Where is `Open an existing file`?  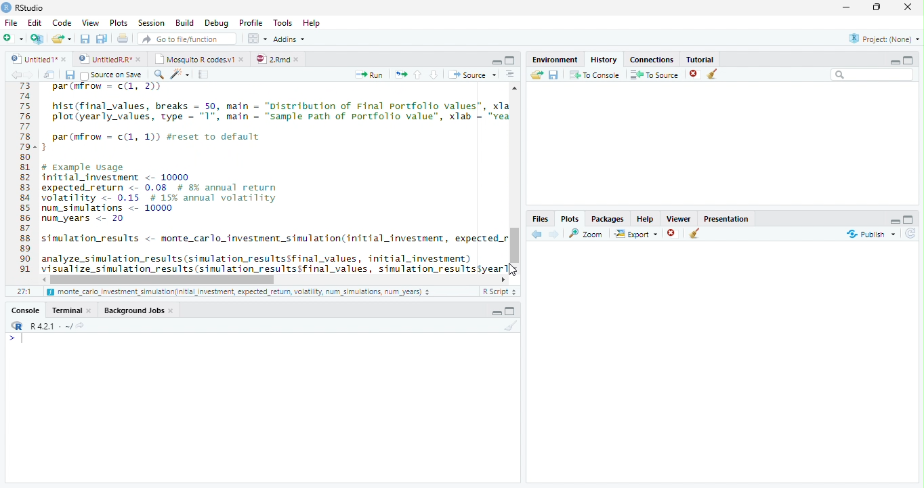 Open an existing file is located at coordinates (62, 38).